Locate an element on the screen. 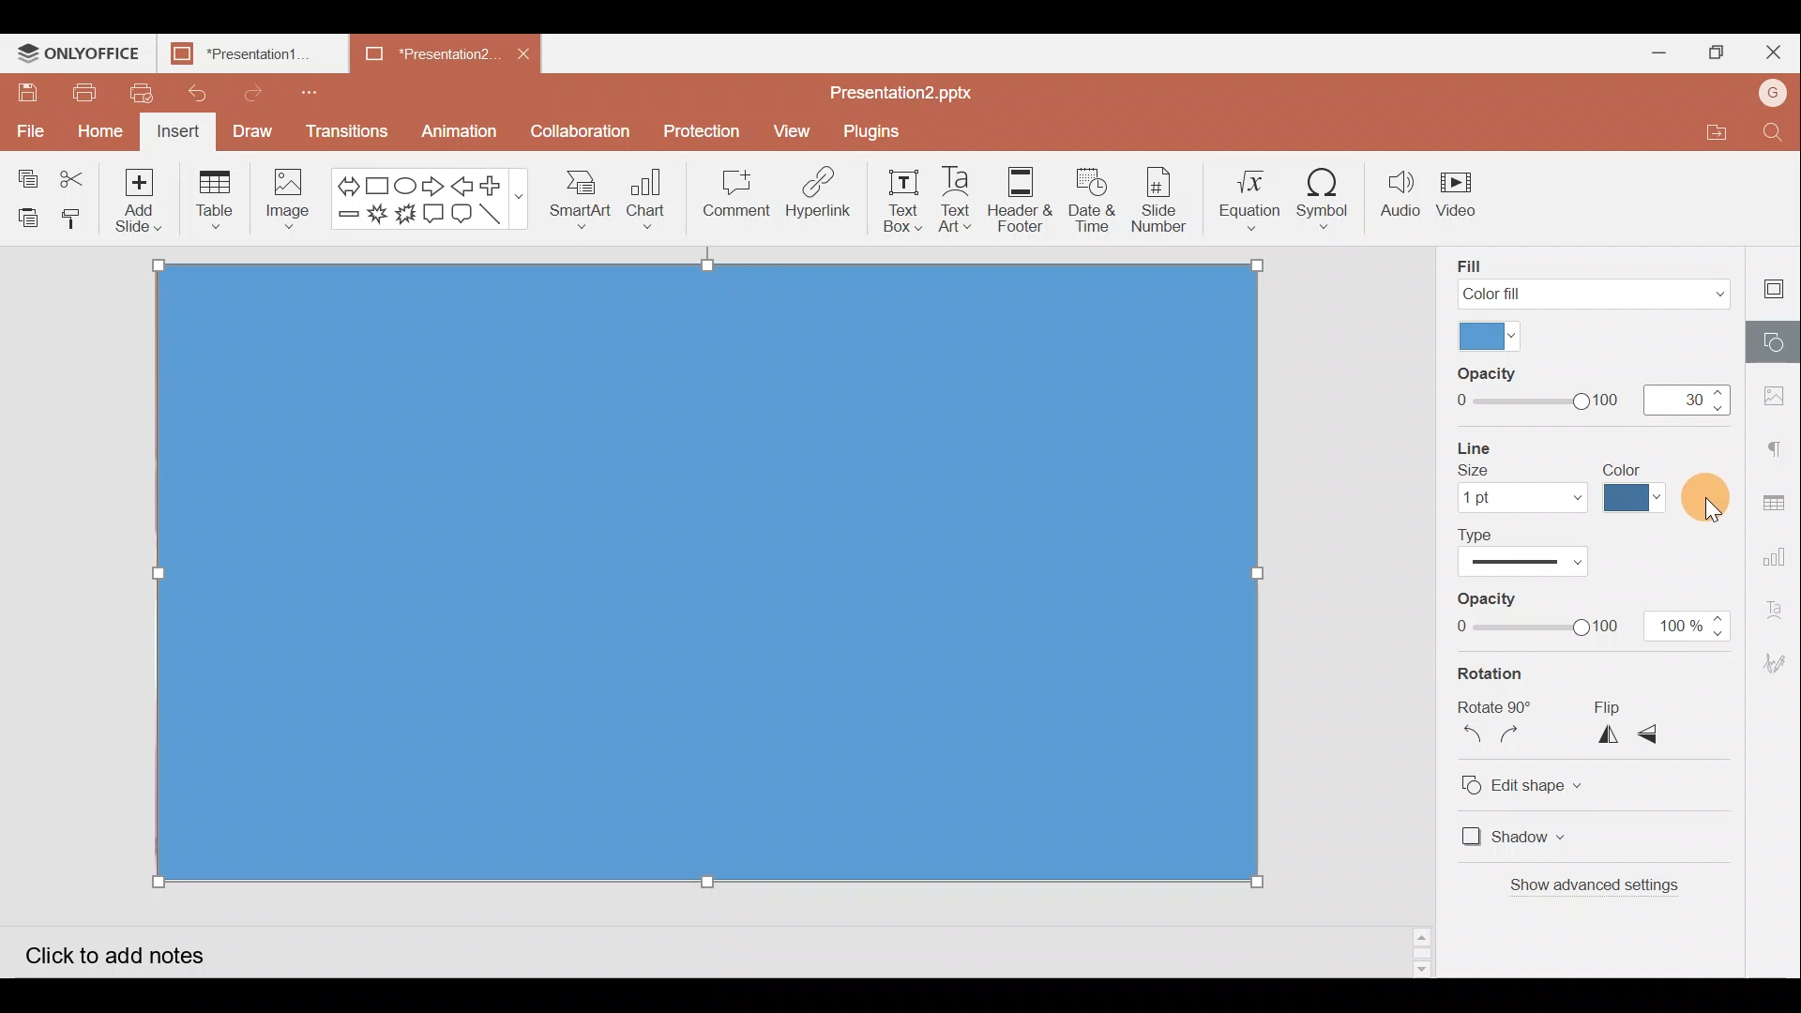 This screenshot has width=1801, height=1013. Add slide is located at coordinates (141, 201).